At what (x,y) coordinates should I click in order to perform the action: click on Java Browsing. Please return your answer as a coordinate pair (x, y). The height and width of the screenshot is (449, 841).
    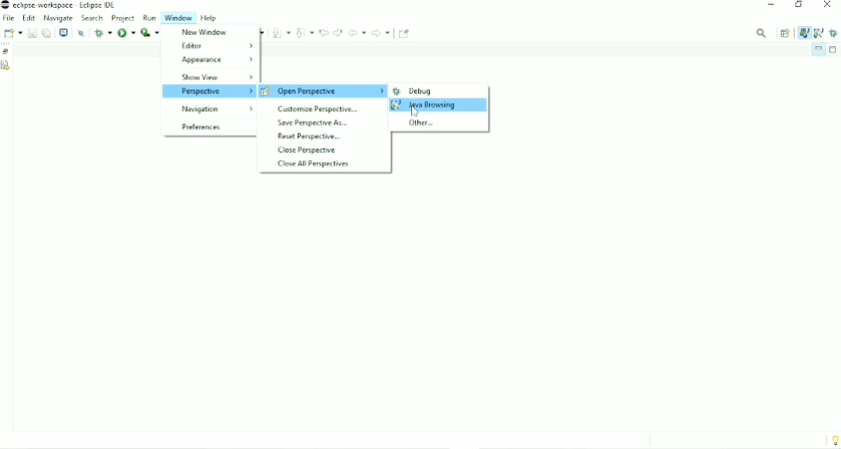
    Looking at the image, I should click on (424, 105).